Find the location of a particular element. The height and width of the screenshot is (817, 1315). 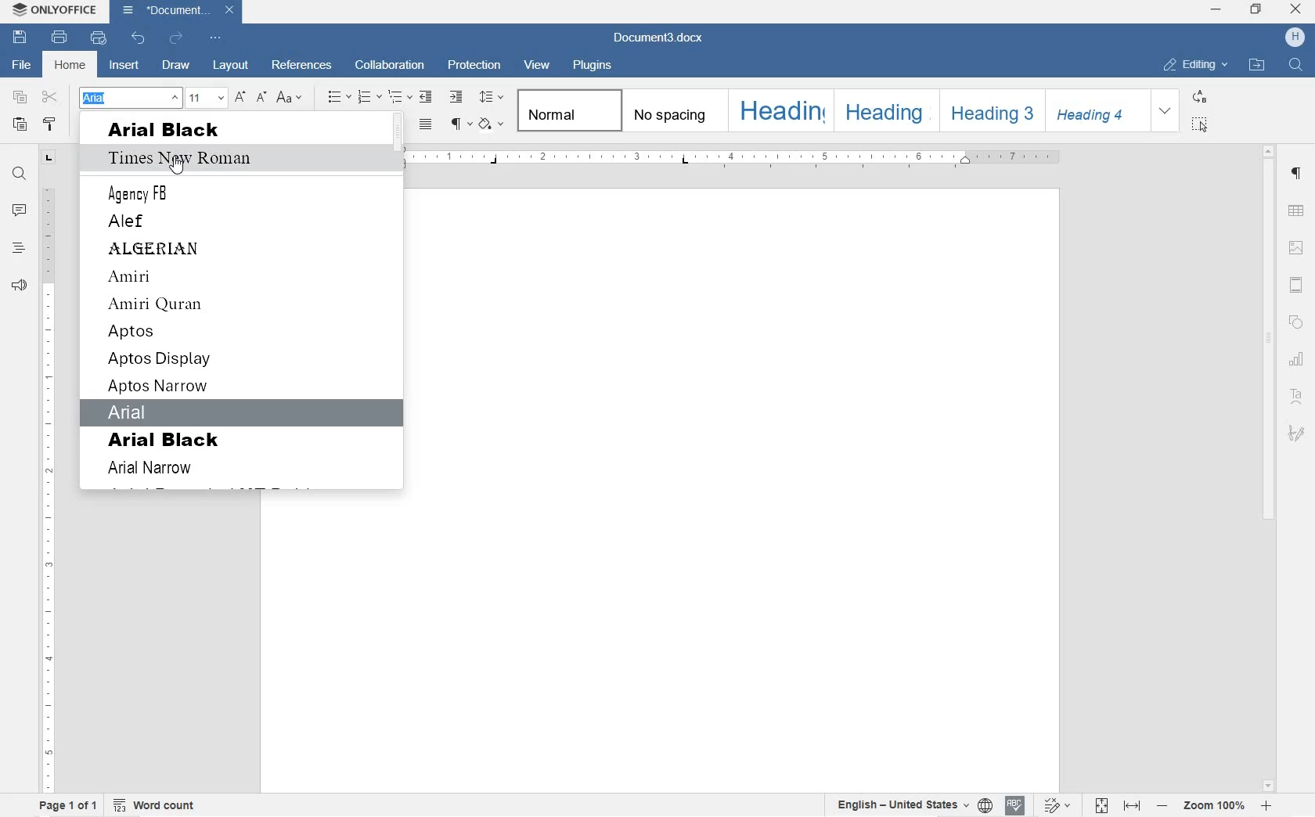

arial black is located at coordinates (173, 130).